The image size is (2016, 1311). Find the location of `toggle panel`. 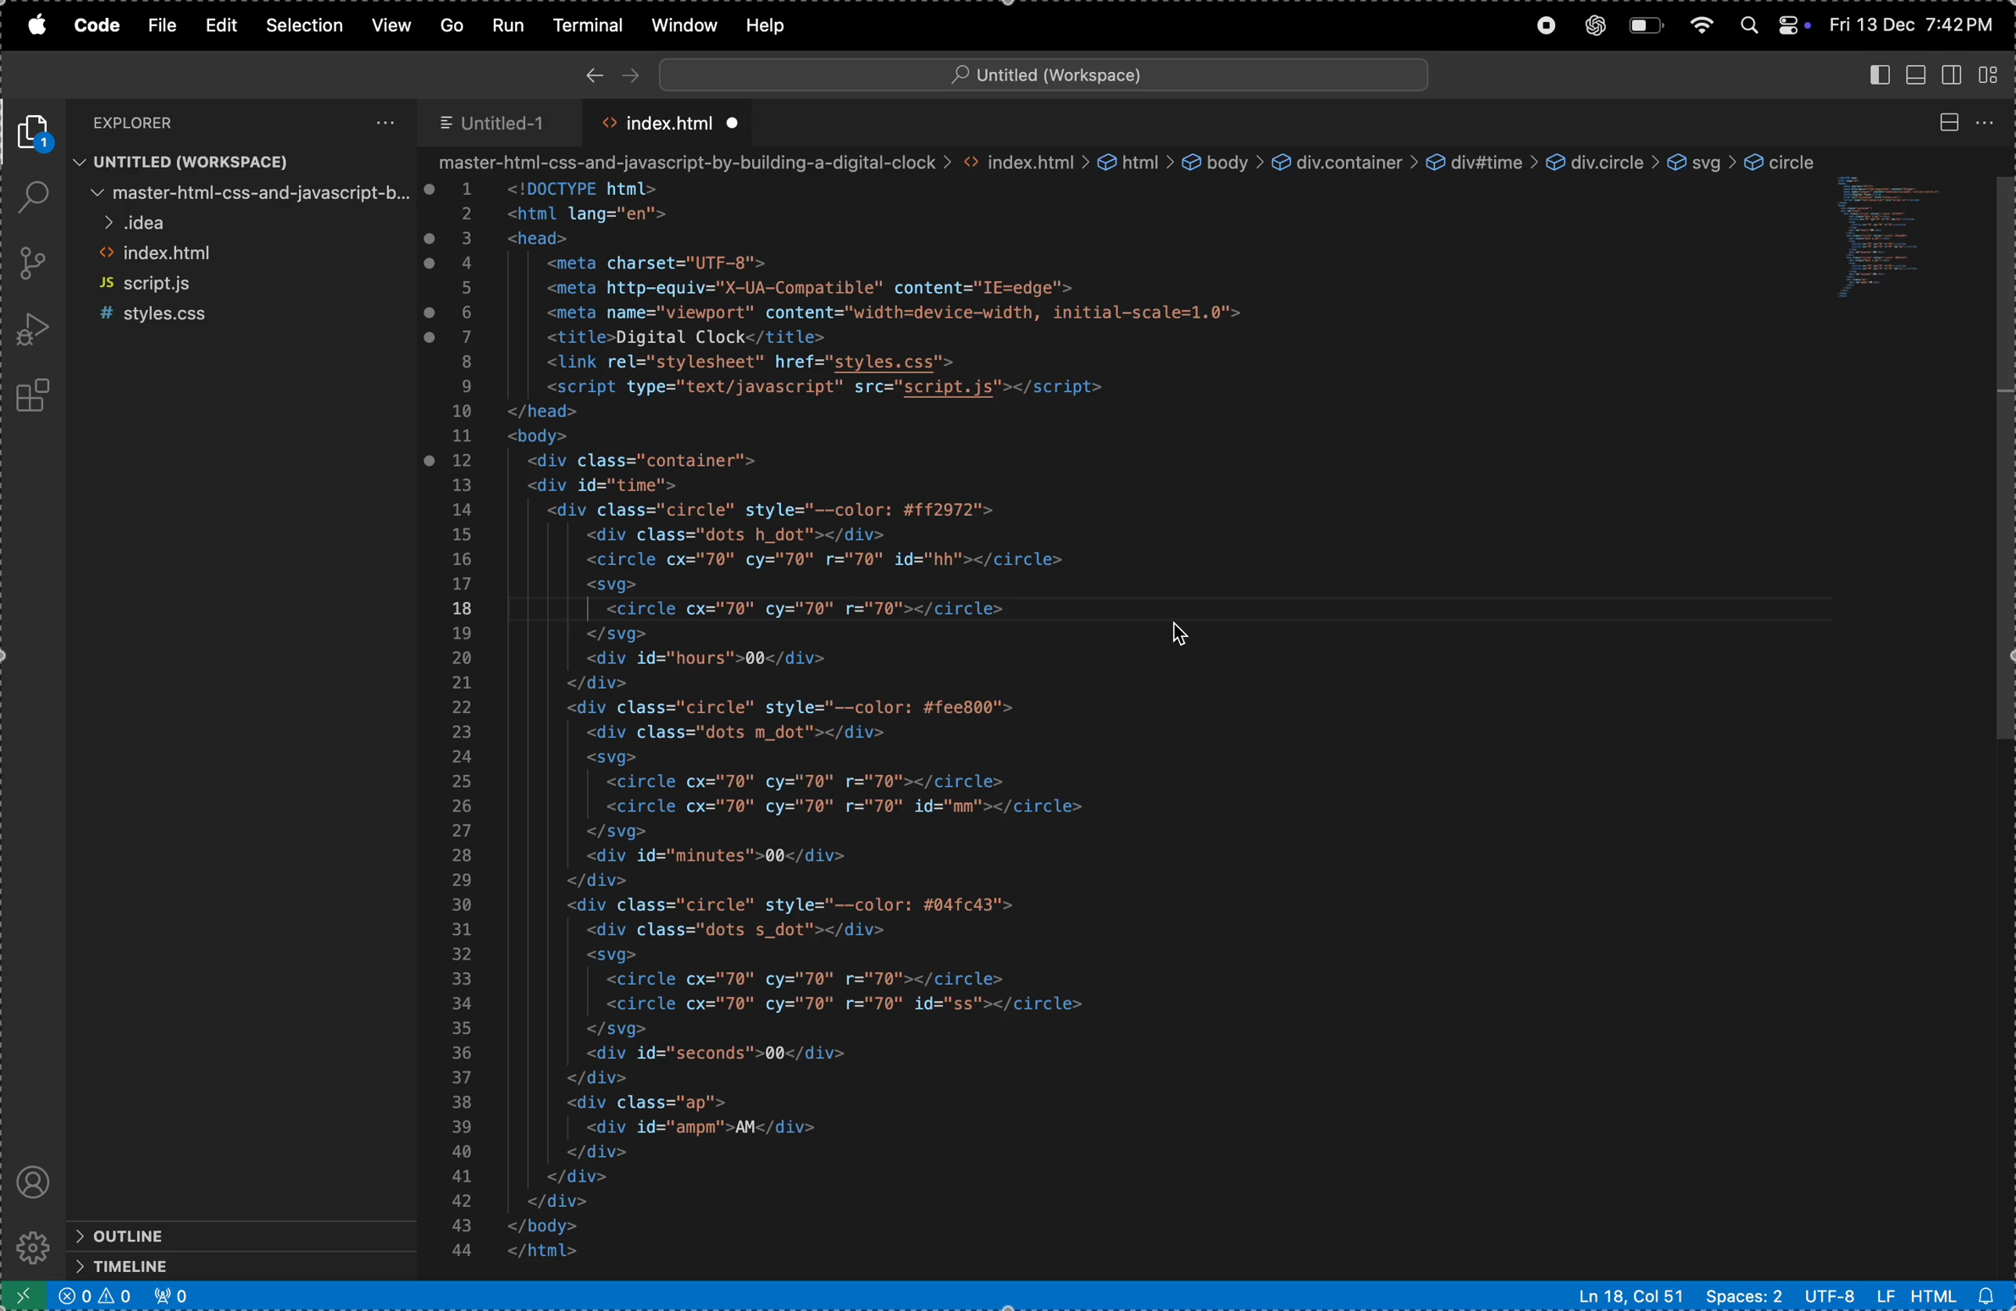

toggle panel is located at coordinates (1918, 74).